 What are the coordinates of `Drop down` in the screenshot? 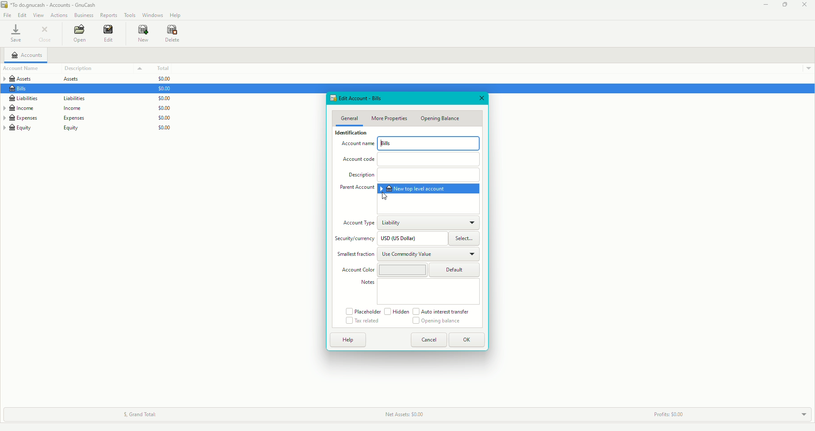 It's located at (802, 414).